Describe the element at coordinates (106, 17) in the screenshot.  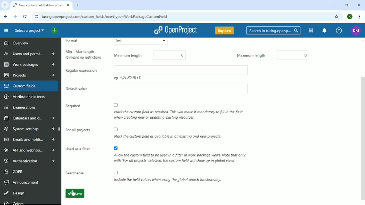
I see `turing.openproject.com/projects/dd/settings/custom_fields` at that location.